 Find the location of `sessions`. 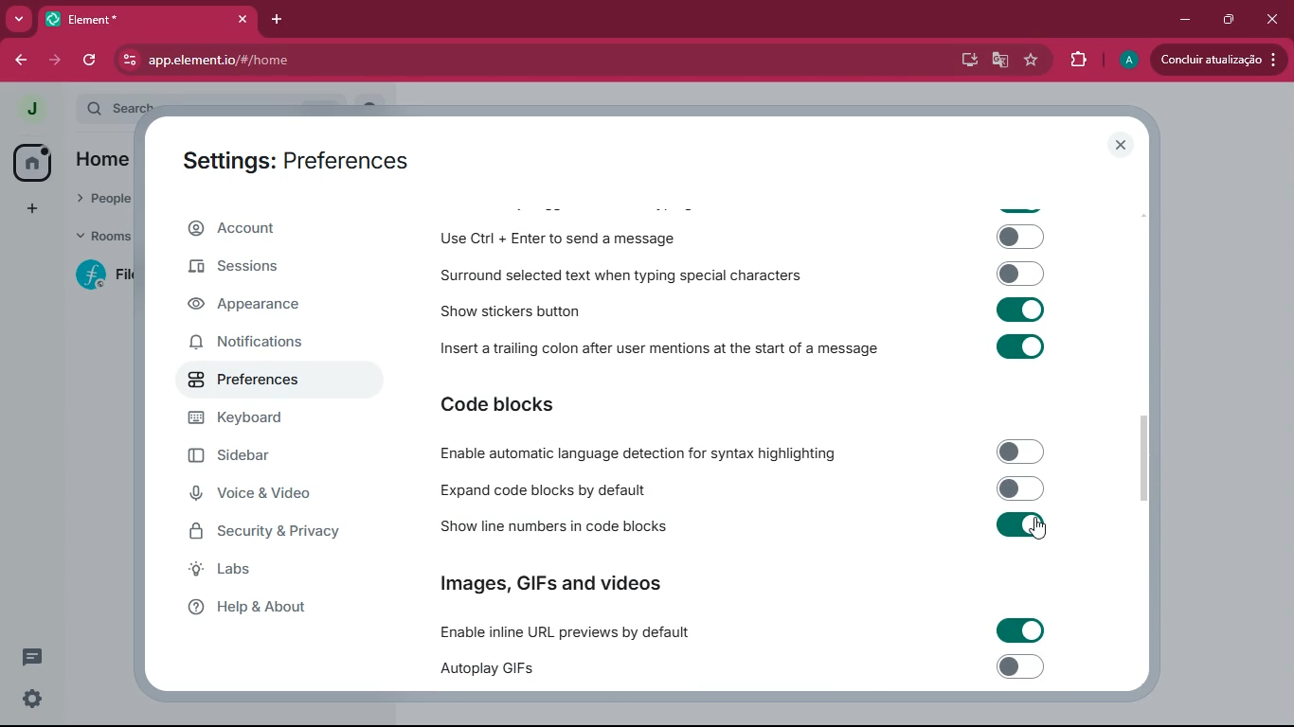

sessions is located at coordinates (266, 267).